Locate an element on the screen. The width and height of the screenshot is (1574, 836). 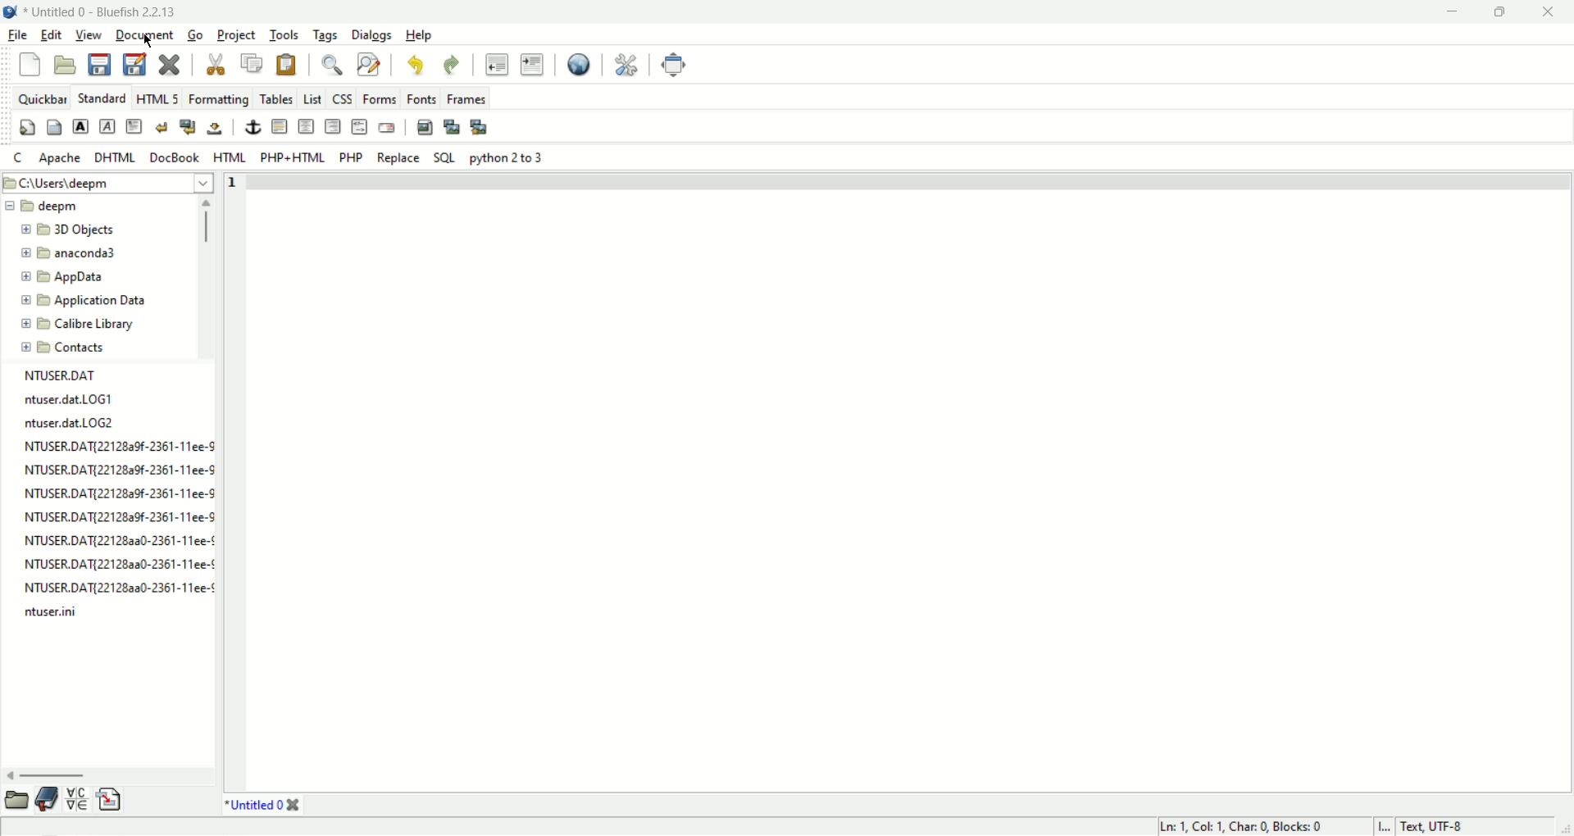
close is located at coordinates (296, 805).